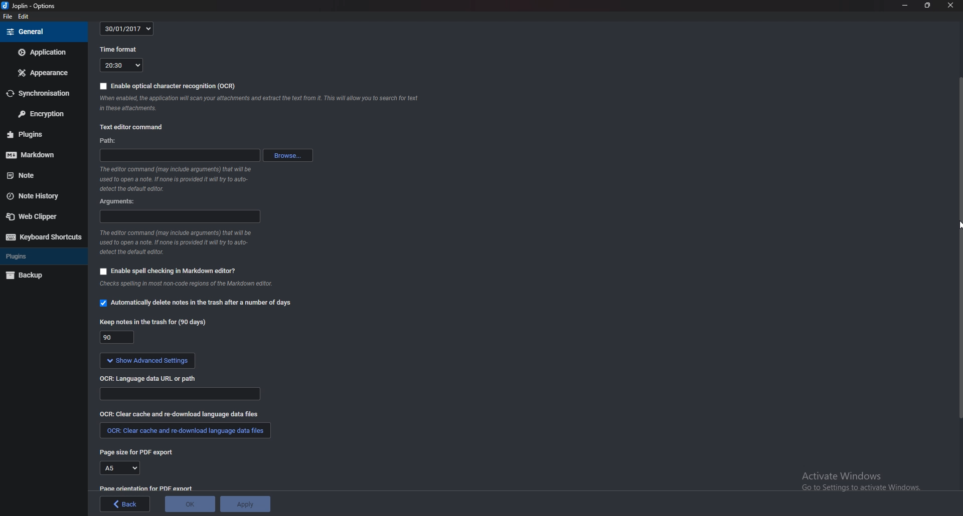 The width and height of the screenshot is (963, 516). I want to click on , so click(957, 227).